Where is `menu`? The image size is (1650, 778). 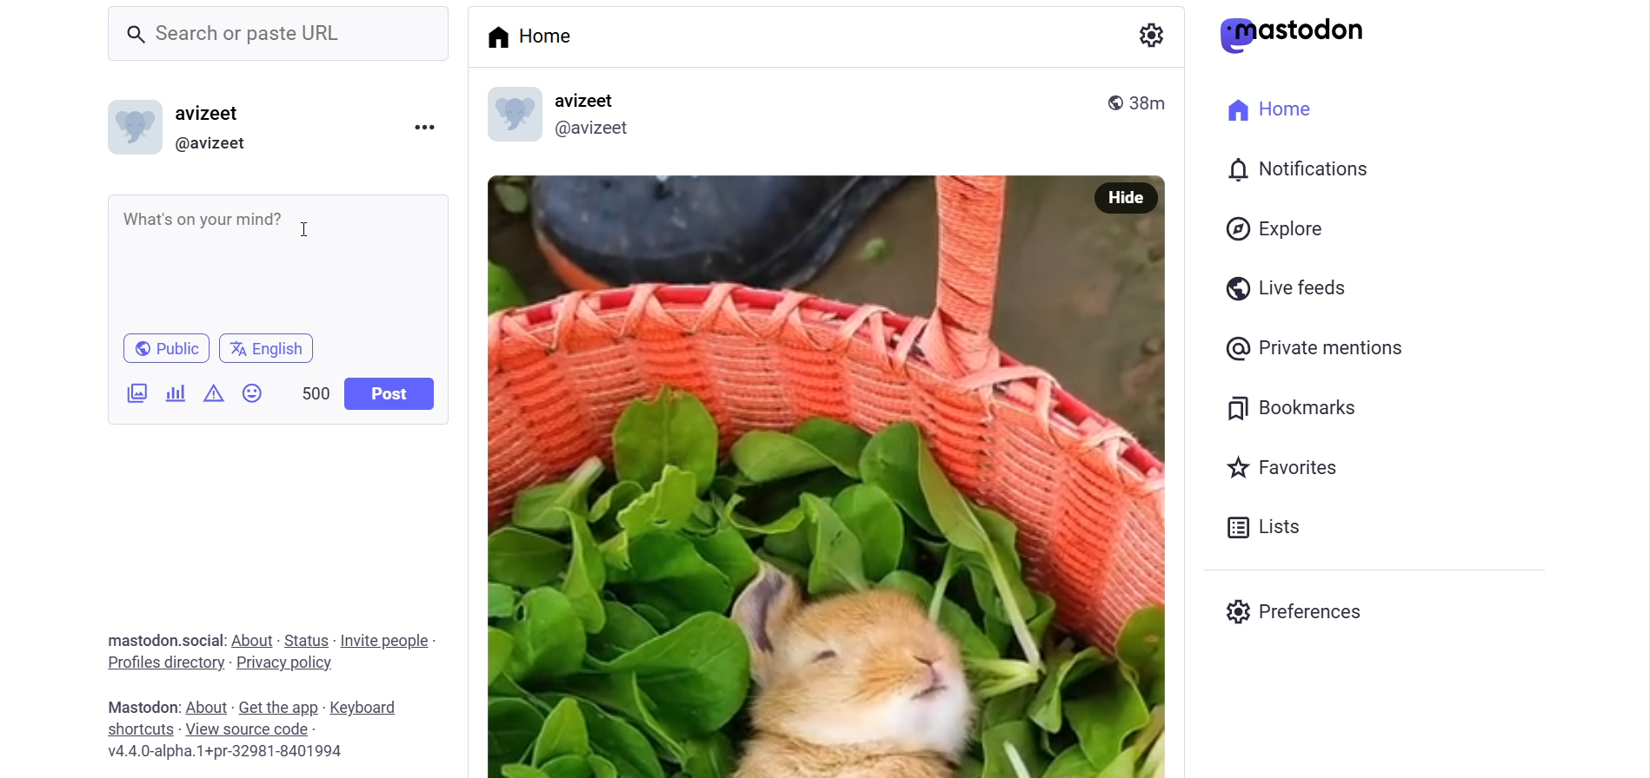
menu is located at coordinates (423, 129).